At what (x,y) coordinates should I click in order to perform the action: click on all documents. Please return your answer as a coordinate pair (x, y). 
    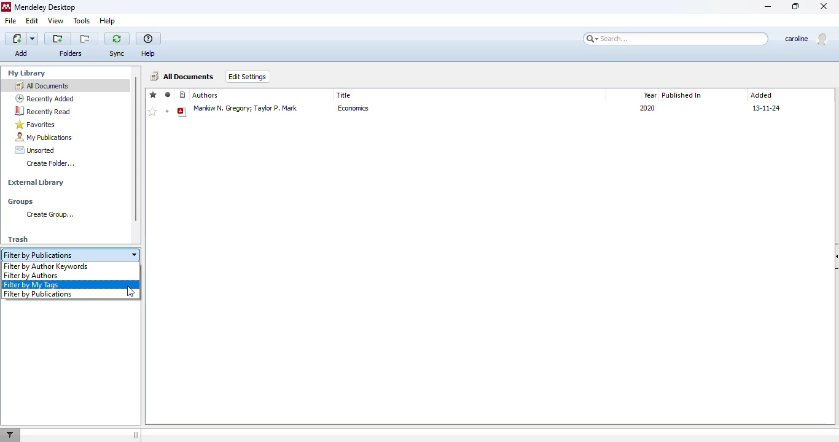
    Looking at the image, I should click on (42, 85).